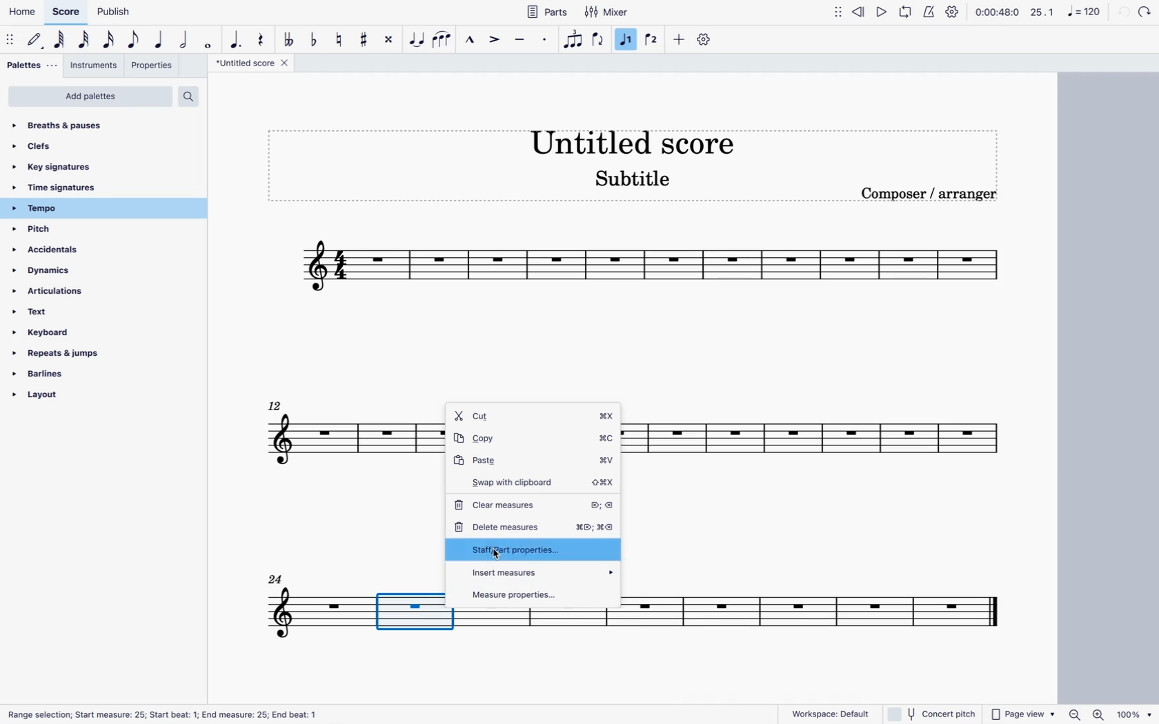  I want to click on text, so click(57, 313).